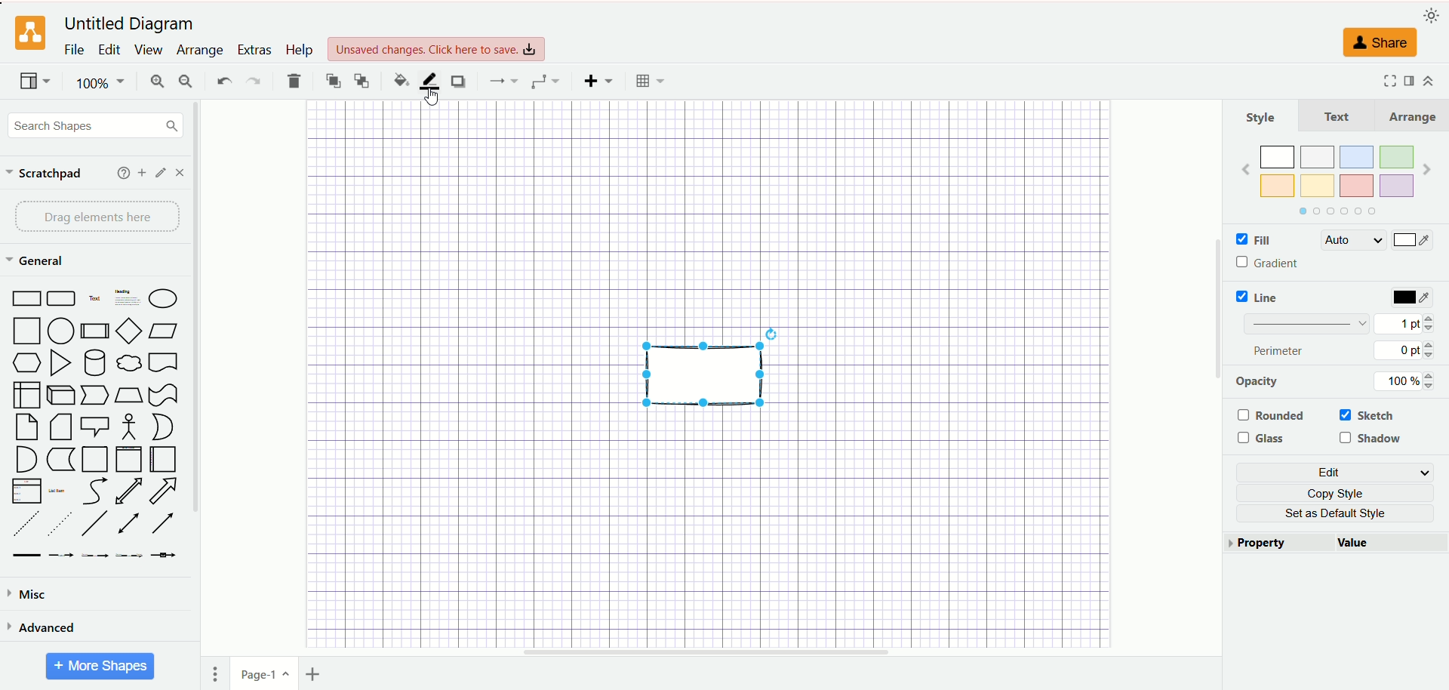 This screenshot has width=1449, height=690. What do you see at coordinates (1364, 414) in the screenshot?
I see `sketch` at bounding box center [1364, 414].